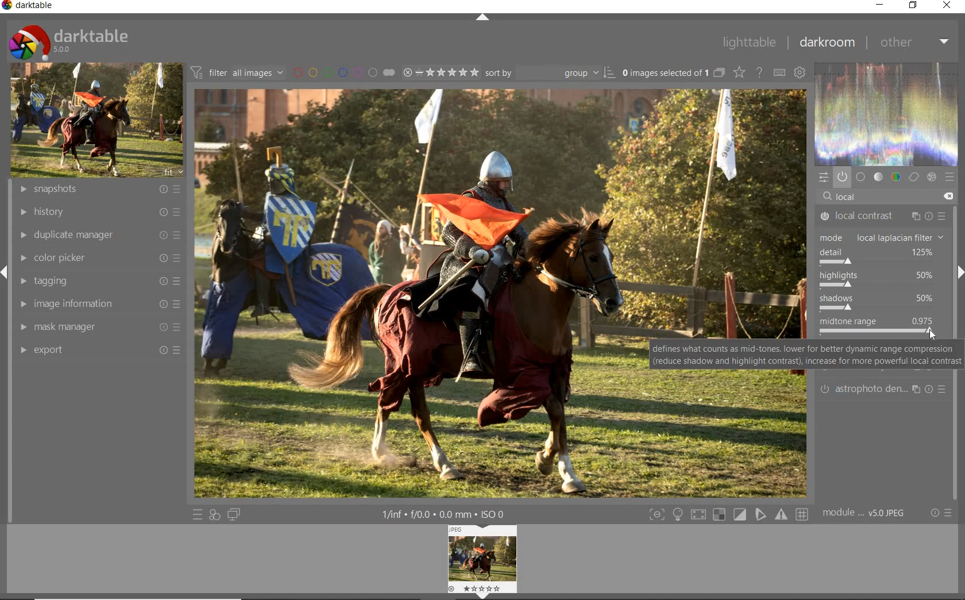  What do you see at coordinates (949, 178) in the screenshot?
I see `presets` at bounding box center [949, 178].